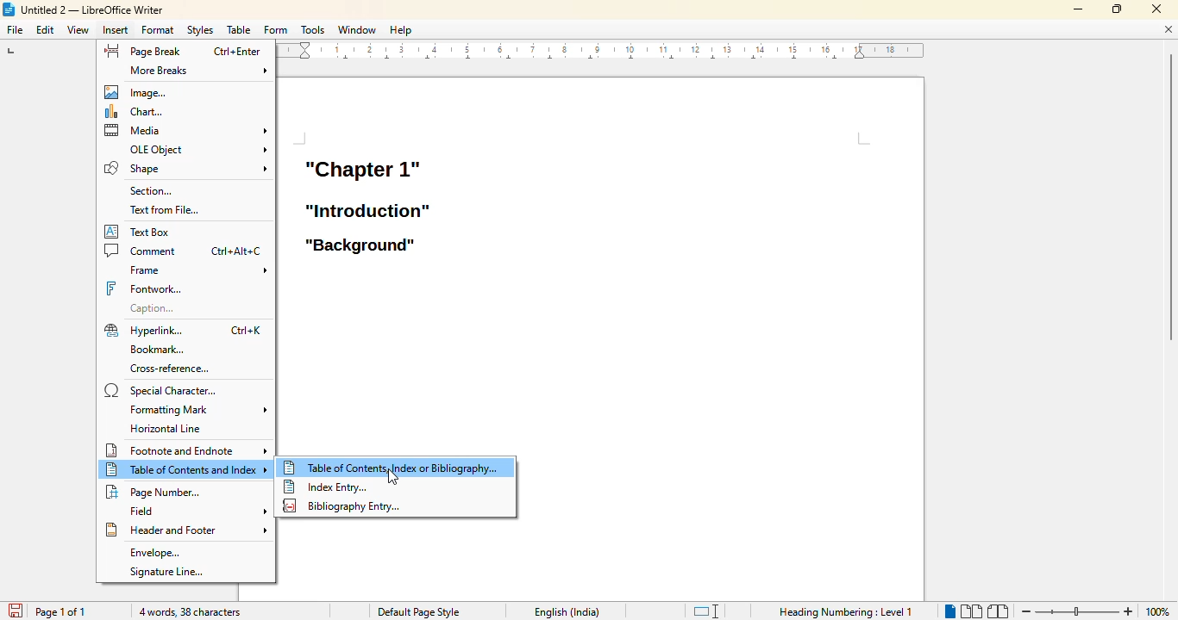  I want to click on heading 3, so click(360, 246).